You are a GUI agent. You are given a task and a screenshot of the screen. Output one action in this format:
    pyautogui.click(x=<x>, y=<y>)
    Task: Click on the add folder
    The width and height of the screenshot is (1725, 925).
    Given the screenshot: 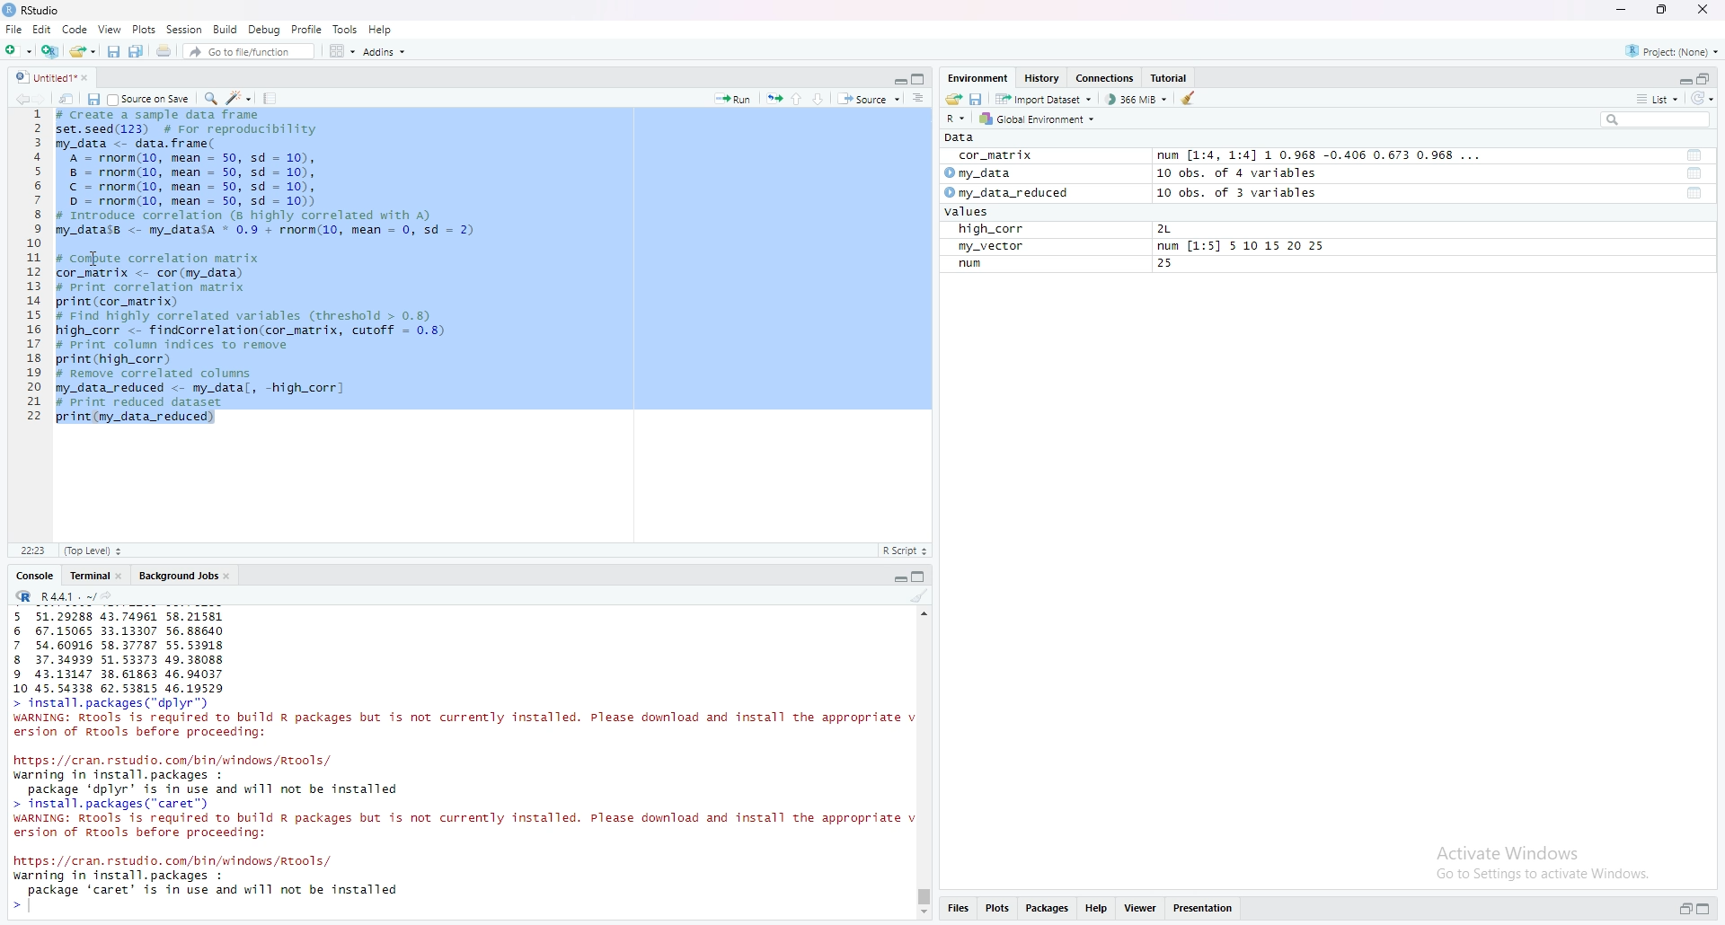 What is the action you would take?
    pyautogui.click(x=21, y=50)
    